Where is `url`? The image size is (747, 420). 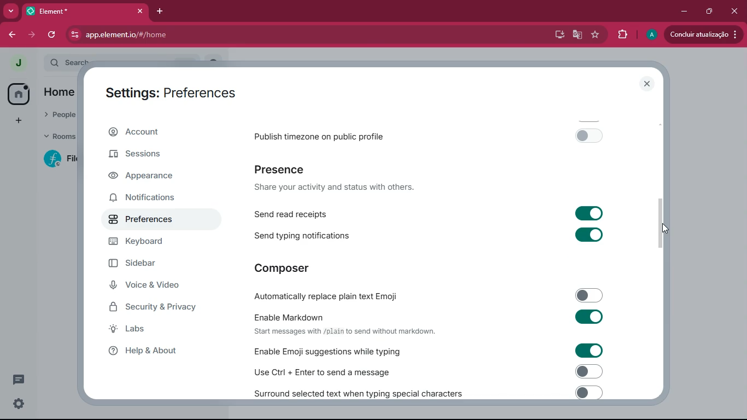 url is located at coordinates (193, 35).